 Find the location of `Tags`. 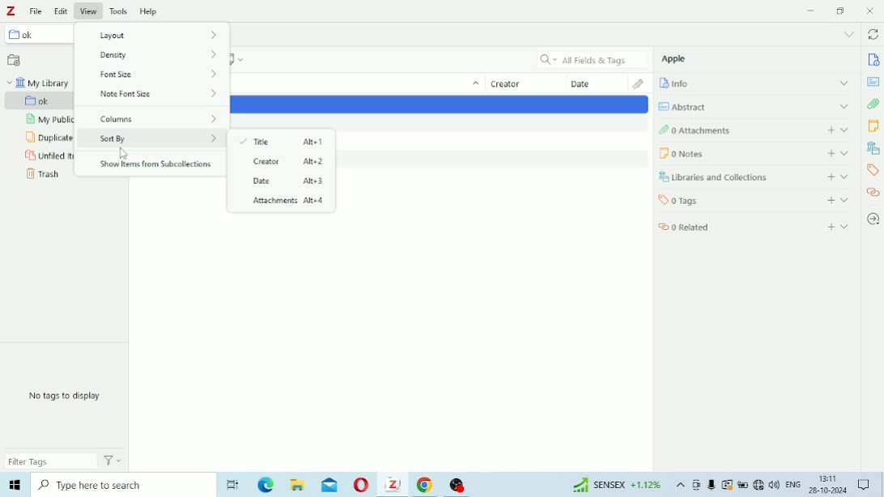

Tags is located at coordinates (873, 172).